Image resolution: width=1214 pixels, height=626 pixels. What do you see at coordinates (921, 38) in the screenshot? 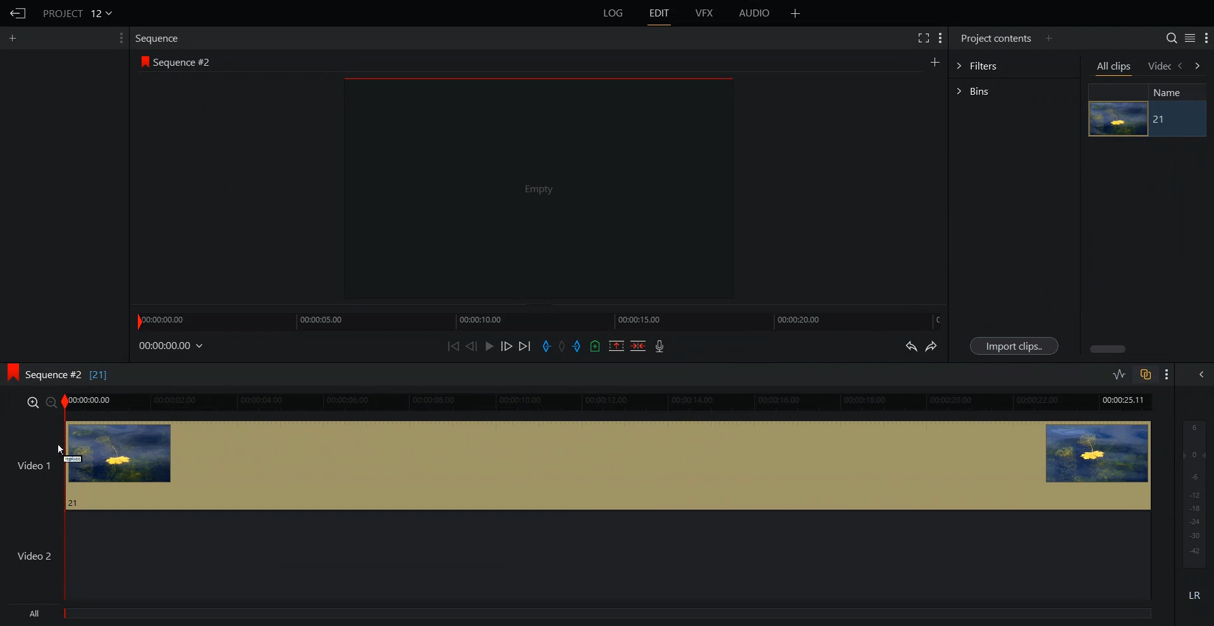
I see `Full screen` at bounding box center [921, 38].